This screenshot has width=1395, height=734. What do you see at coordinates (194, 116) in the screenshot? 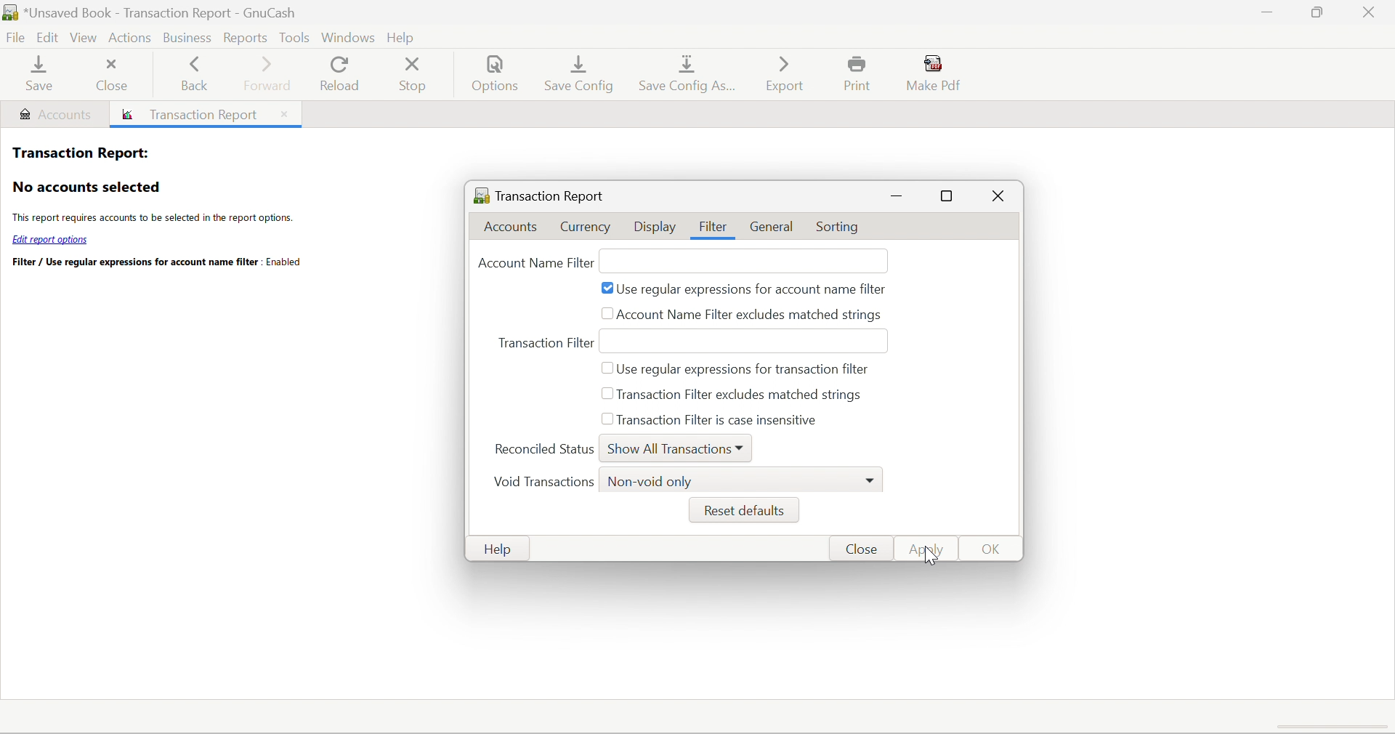
I see `Transaction report` at bounding box center [194, 116].